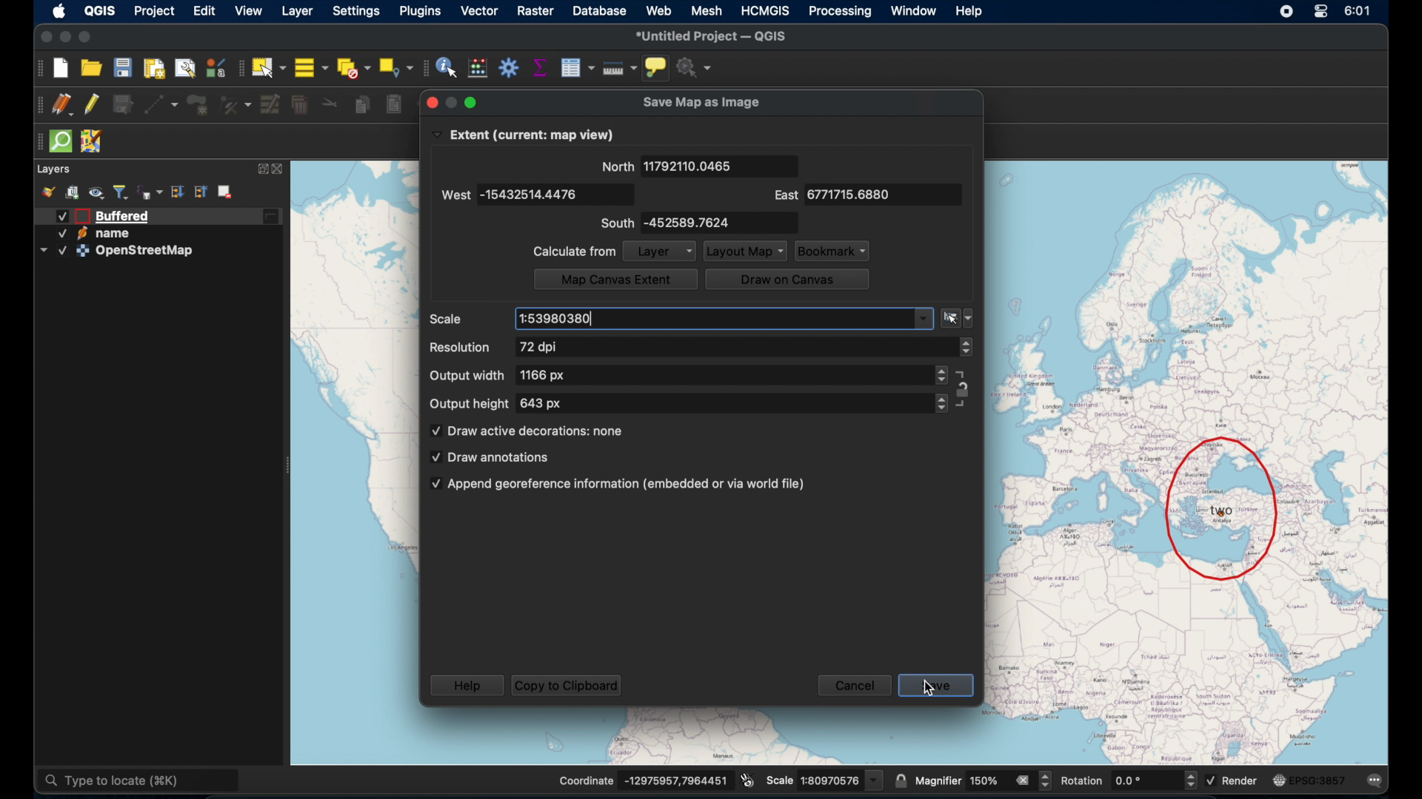 The image size is (1422, 799). What do you see at coordinates (141, 779) in the screenshot?
I see `type to locate` at bounding box center [141, 779].